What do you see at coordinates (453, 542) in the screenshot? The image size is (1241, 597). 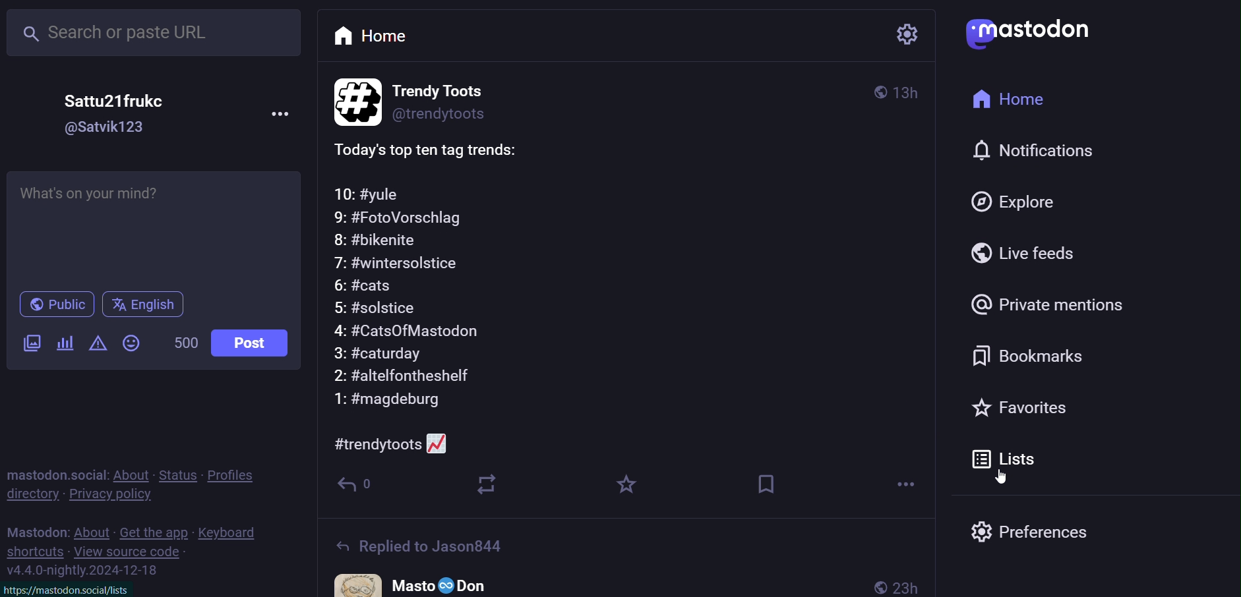 I see `Replied to Jason844` at bounding box center [453, 542].